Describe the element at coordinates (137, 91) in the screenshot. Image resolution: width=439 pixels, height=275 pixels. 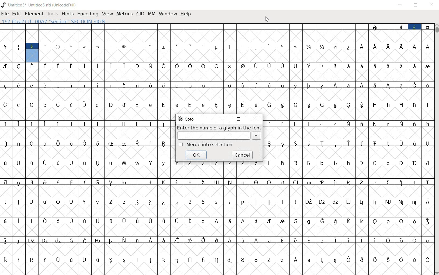
I see `accented alphabet` at that location.